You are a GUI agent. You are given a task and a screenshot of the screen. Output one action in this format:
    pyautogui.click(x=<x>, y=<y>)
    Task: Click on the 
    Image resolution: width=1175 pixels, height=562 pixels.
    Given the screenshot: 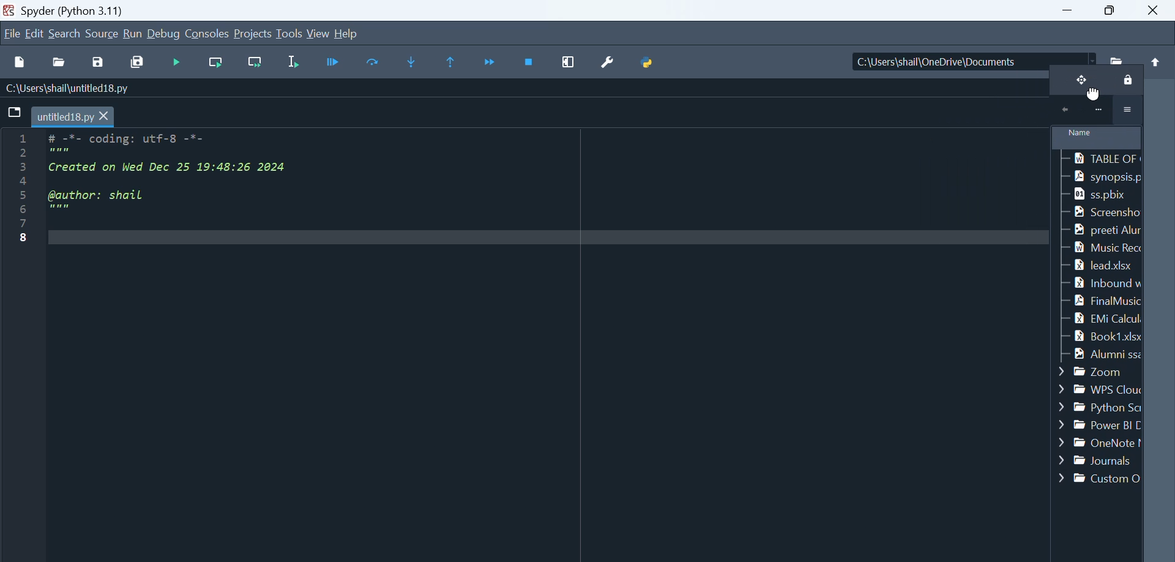 What is the action you would take?
    pyautogui.click(x=133, y=34)
    